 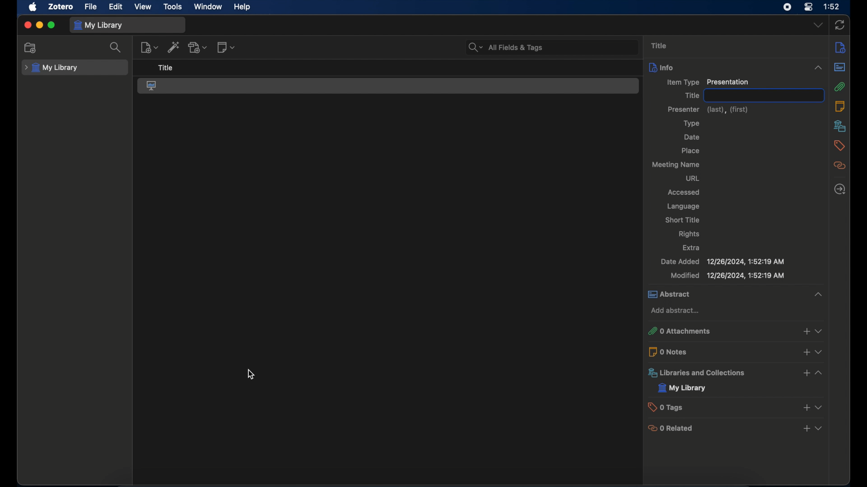 What do you see at coordinates (693, 137) in the screenshot?
I see `date` at bounding box center [693, 137].